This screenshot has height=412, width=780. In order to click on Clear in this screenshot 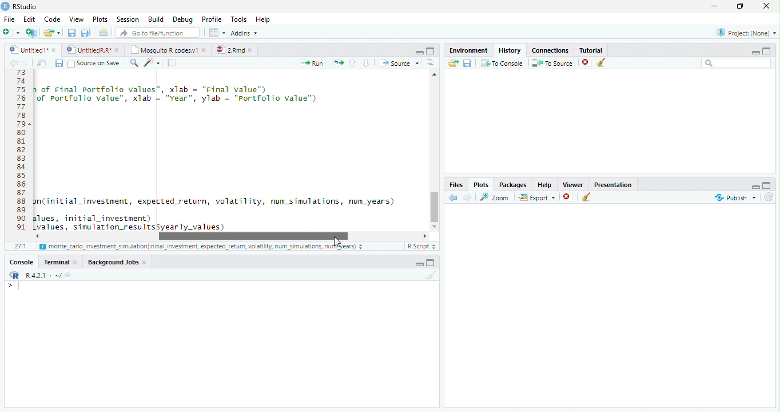, I will do `click(604, 63)`.